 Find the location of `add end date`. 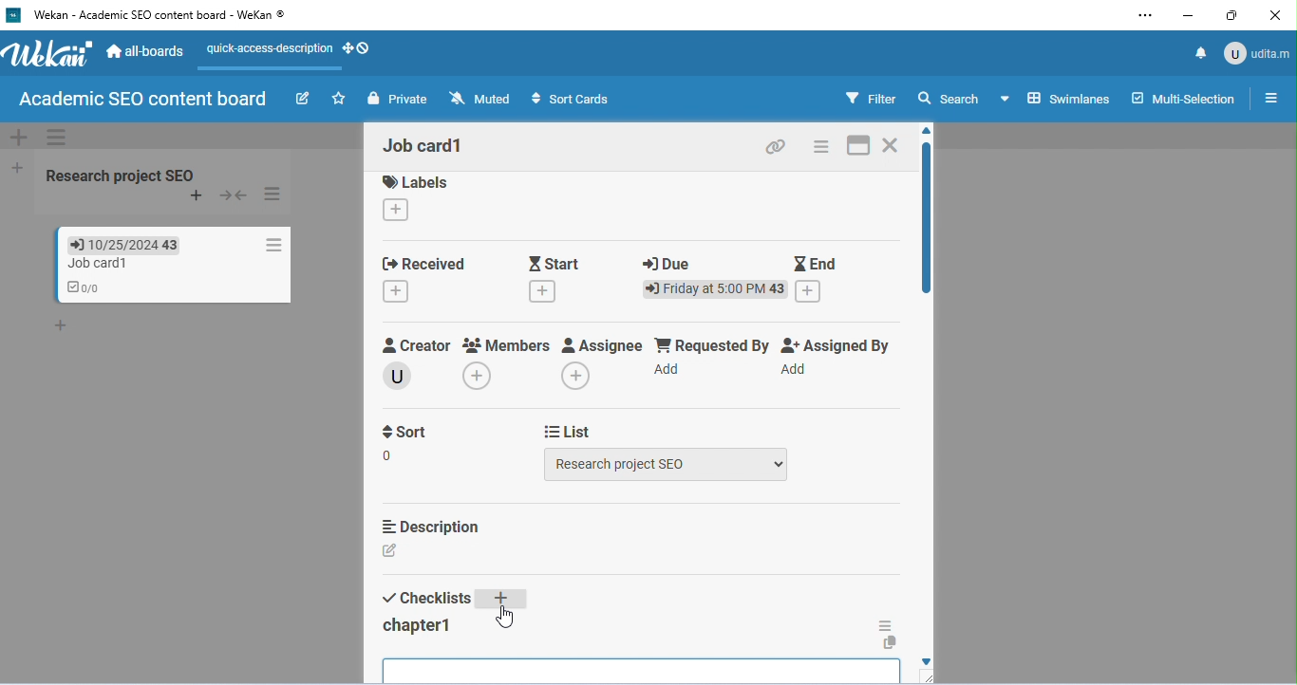

add end date is located at coordinates (810, 292).